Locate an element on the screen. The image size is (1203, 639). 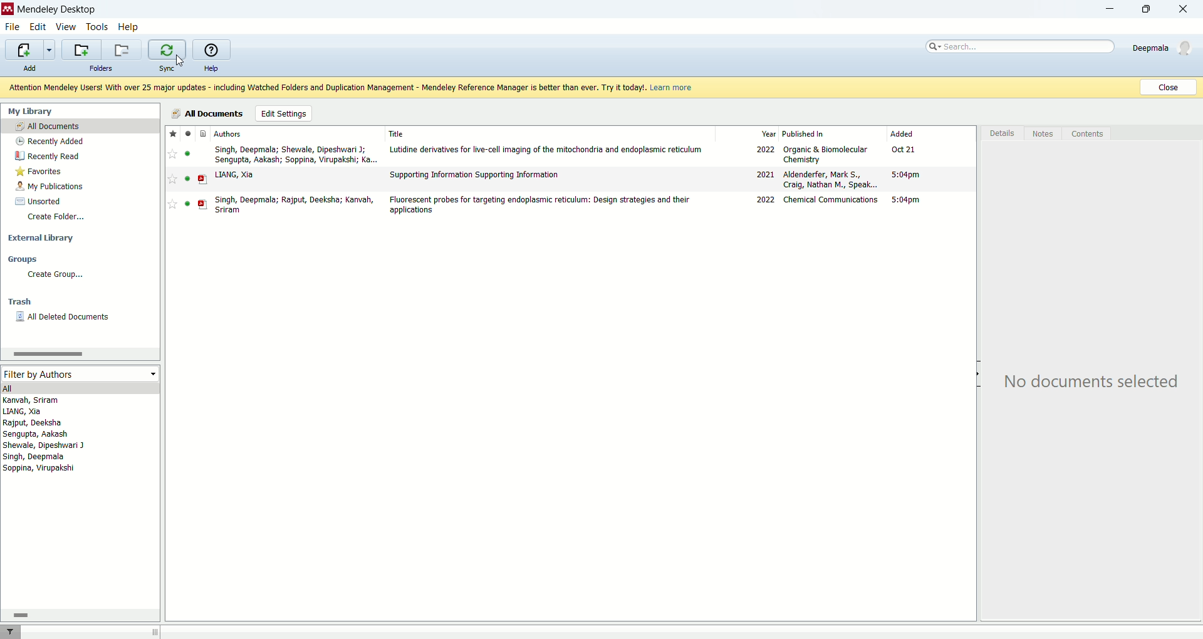
synchronize the library with mendeley web is located at coordinates (165, 49).